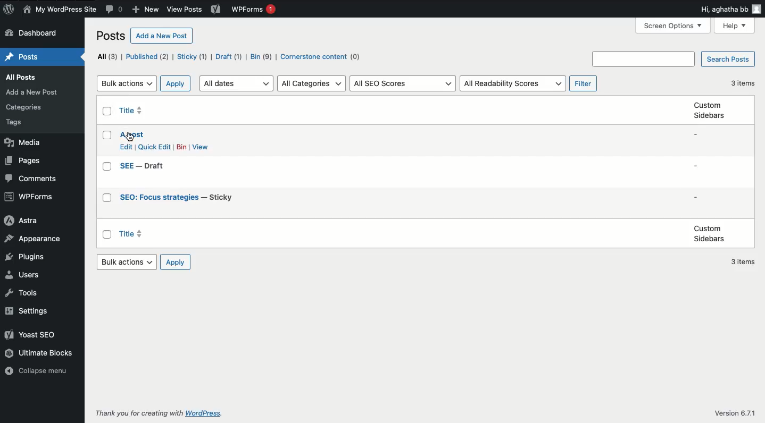  I want to click on Custom sidebars, so click(709, 113).